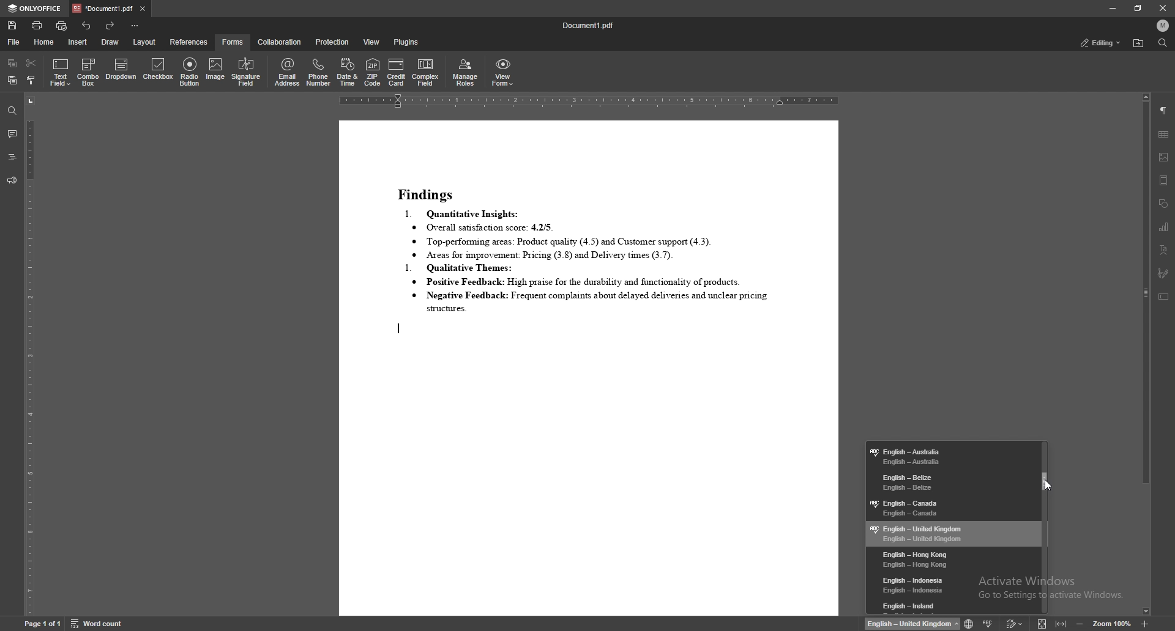  I want to click on language, so click(952, 534).